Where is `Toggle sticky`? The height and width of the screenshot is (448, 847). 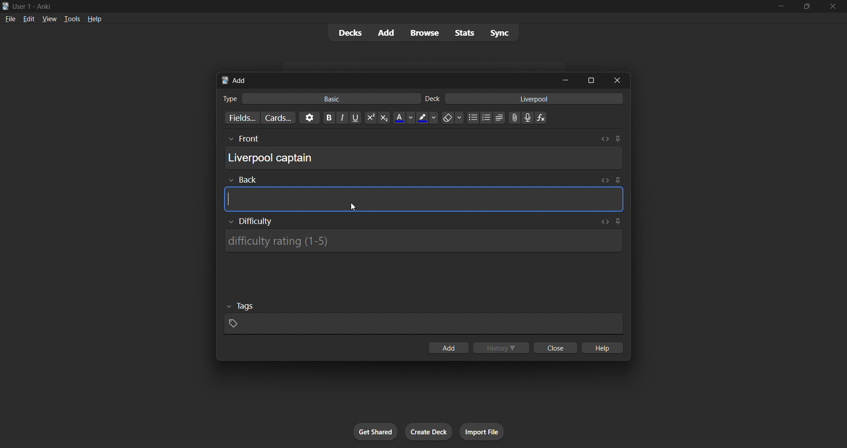
Toggle sticky is located at coordinates (618, 139).